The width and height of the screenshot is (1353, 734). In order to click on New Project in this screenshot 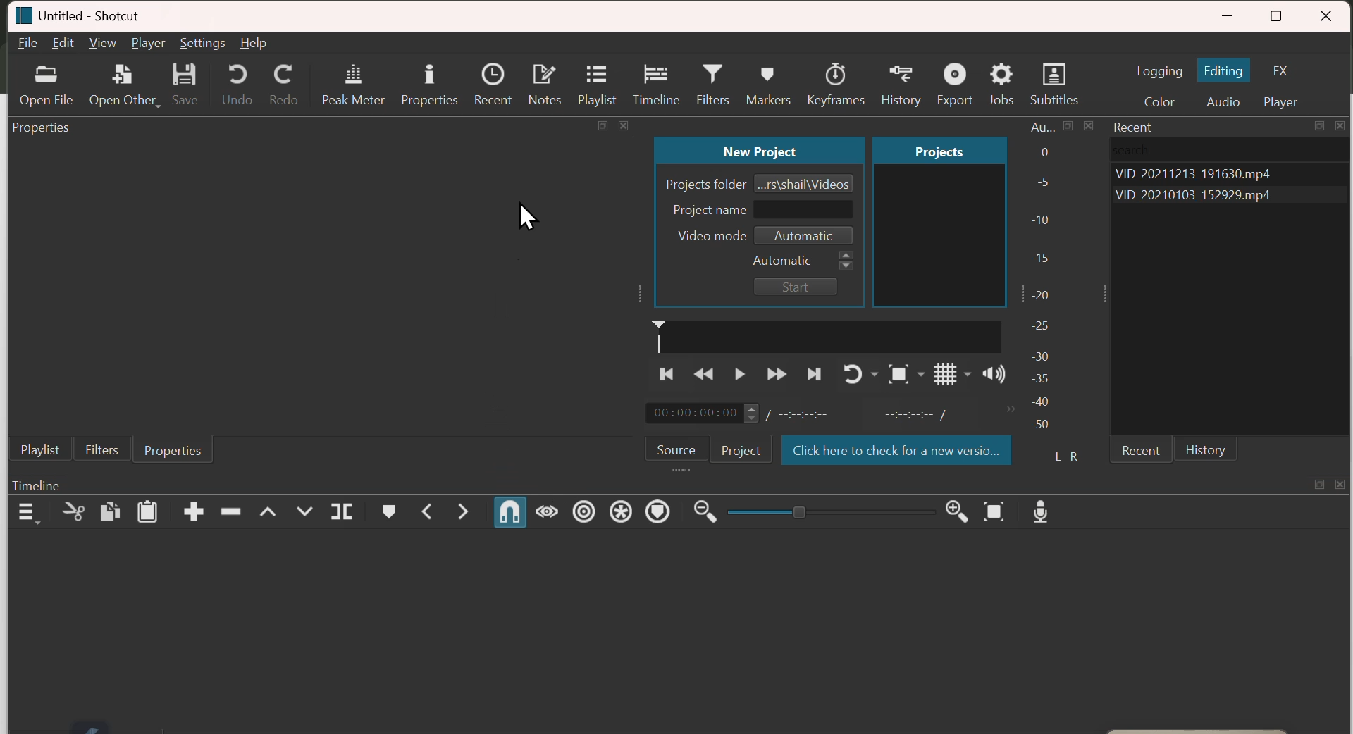, I will do `click(758, 150)`.